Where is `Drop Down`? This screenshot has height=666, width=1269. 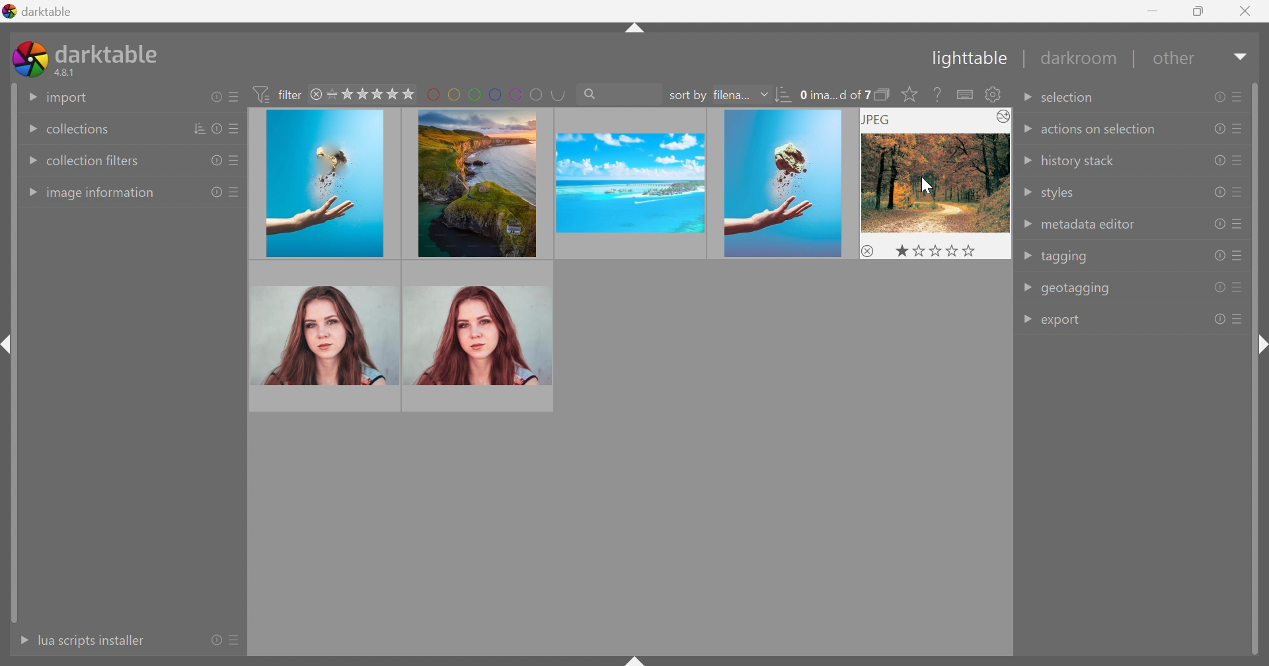 Drop Down is located at coordinates (1025, 162).